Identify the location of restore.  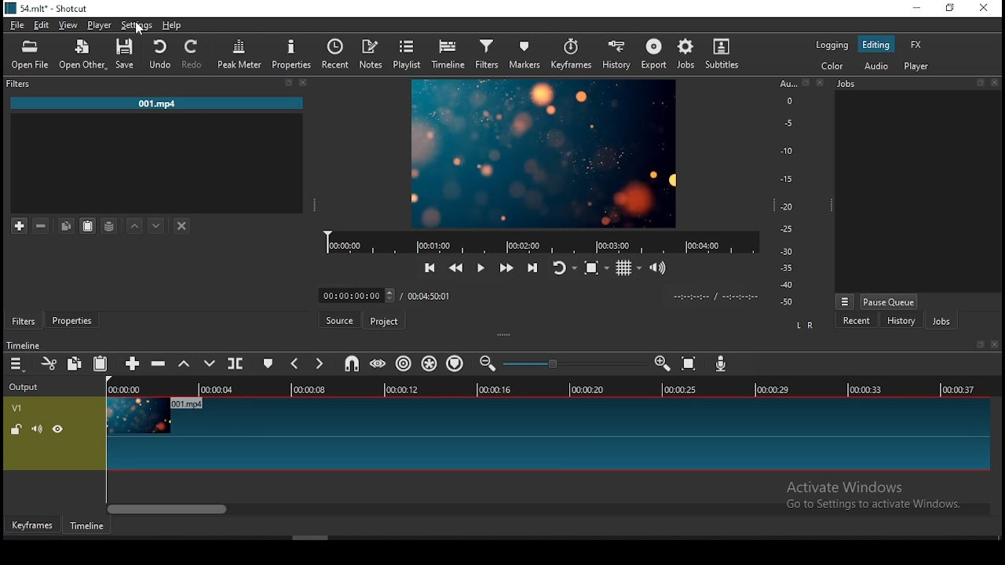
(978, 345).